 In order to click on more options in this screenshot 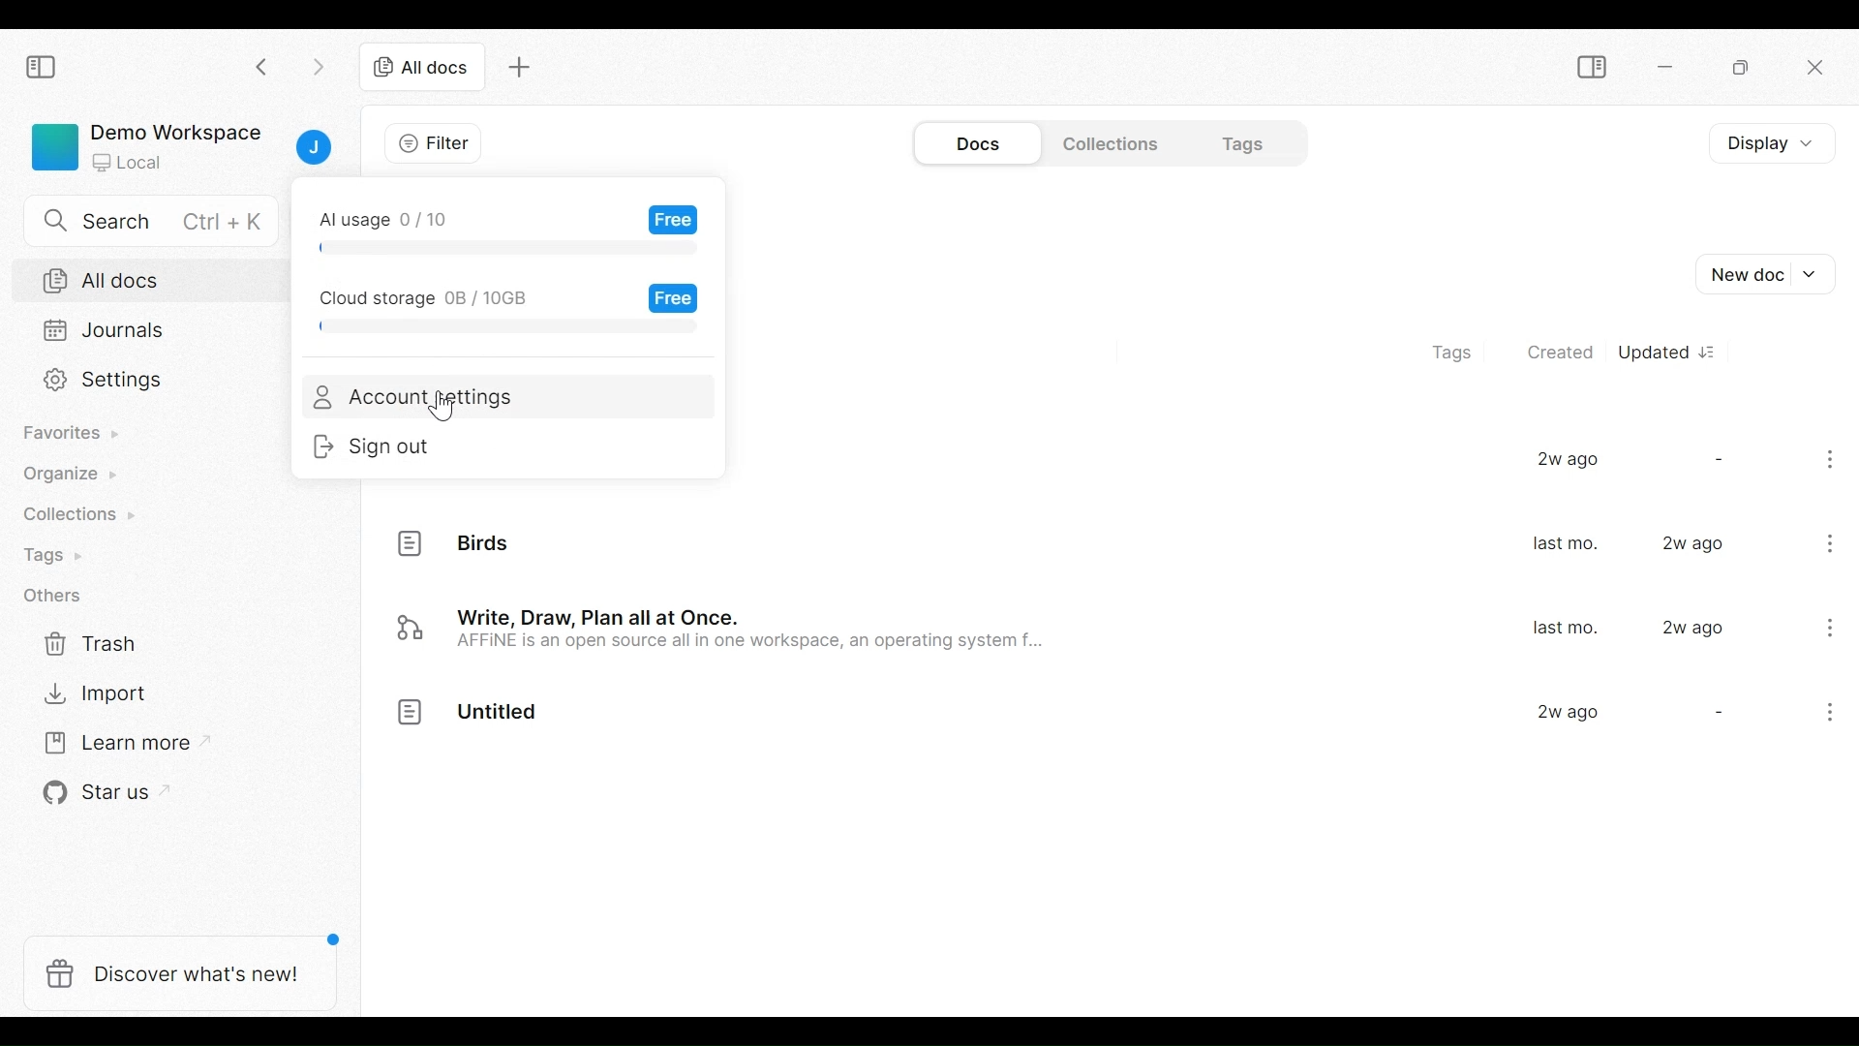, I will do `click(1834, 463)`.